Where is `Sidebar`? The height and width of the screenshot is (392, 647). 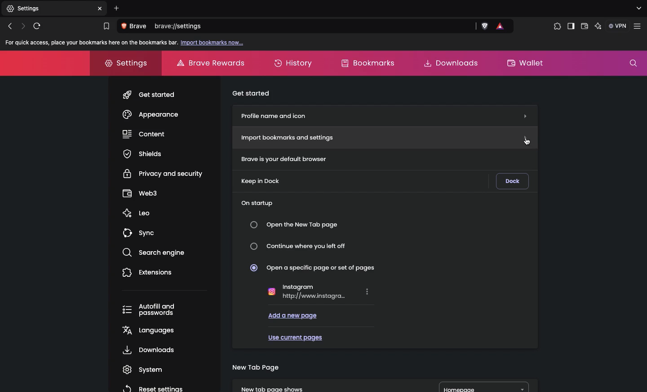 Sidebar is located at coordinates (570, 27).